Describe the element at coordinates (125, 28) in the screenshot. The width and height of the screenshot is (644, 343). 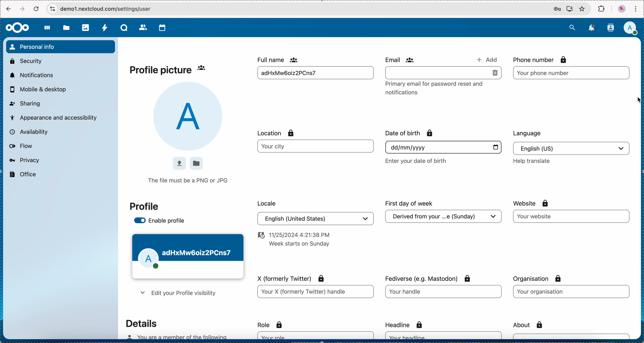
I see `Talk` at that location.